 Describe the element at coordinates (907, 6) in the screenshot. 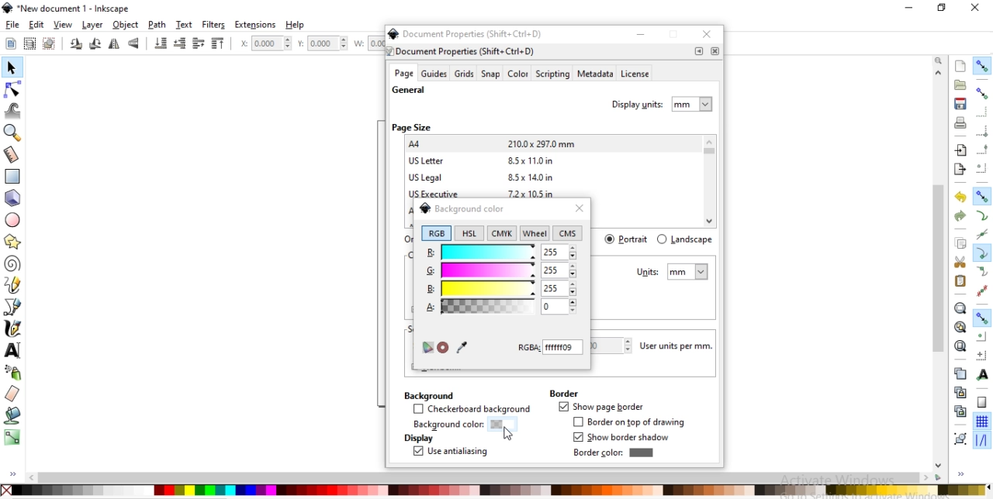

I see `minimize` at that location.